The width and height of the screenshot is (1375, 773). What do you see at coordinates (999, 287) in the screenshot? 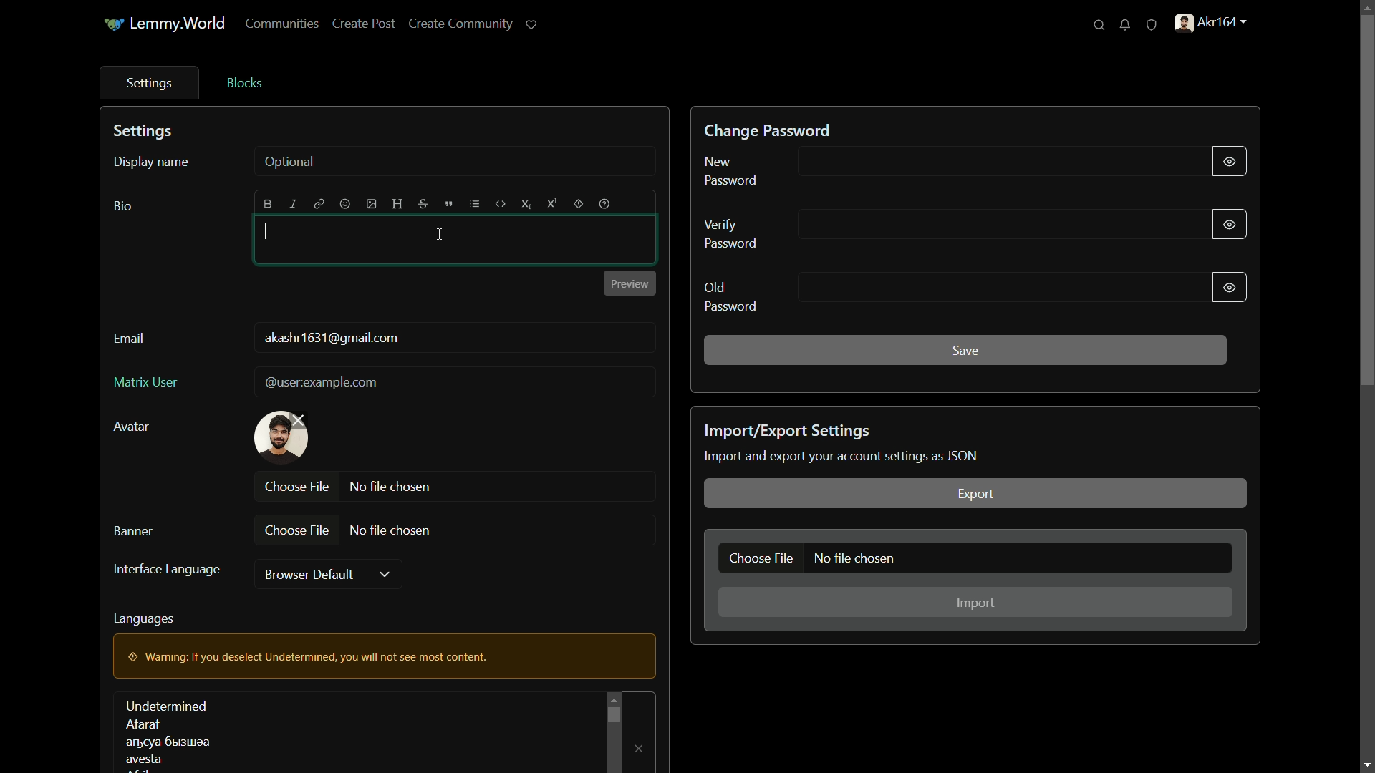
I see `old password input line` at bounding box center [999, 287].